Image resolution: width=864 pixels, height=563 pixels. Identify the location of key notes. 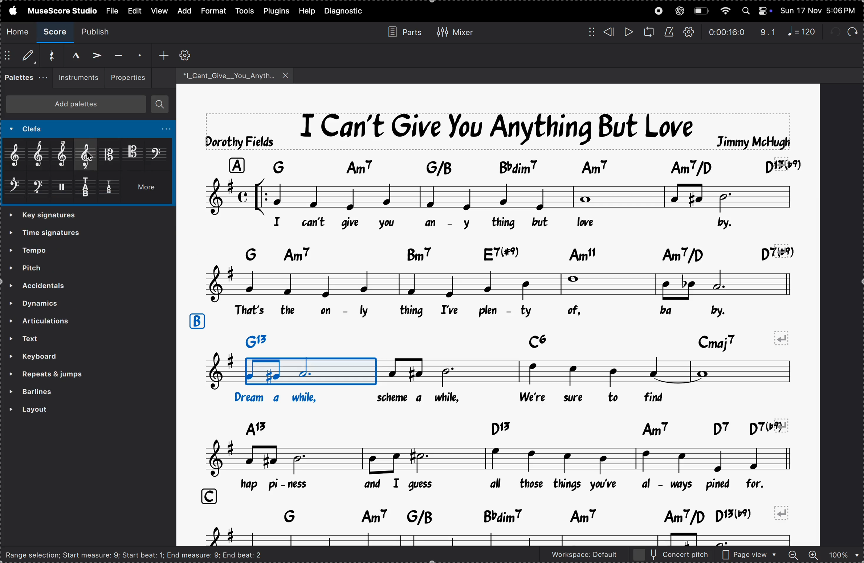
(508, 252).